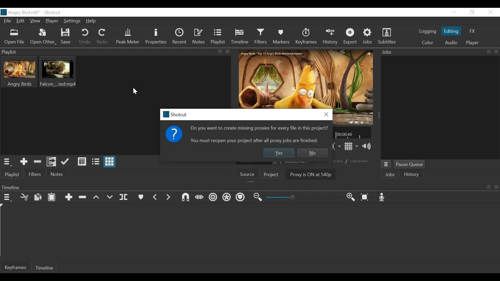  What do you see at coordinates (248, 174) in the screenshot?
I see `Source` at bounding box center [248, 174].